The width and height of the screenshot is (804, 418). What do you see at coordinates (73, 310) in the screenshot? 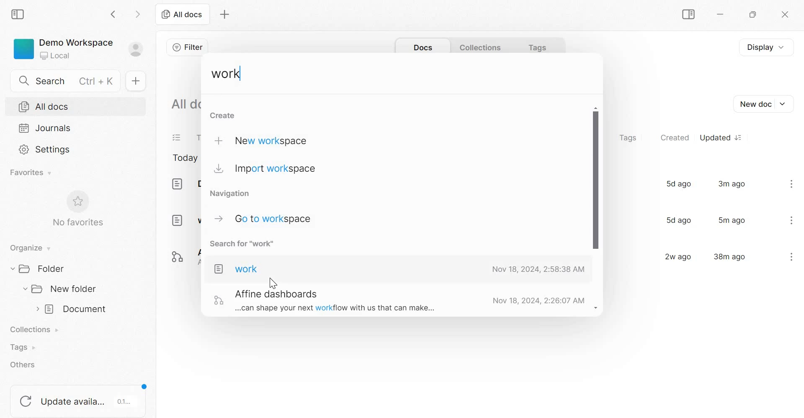
I see `Document` at bounding box center [73, 310].